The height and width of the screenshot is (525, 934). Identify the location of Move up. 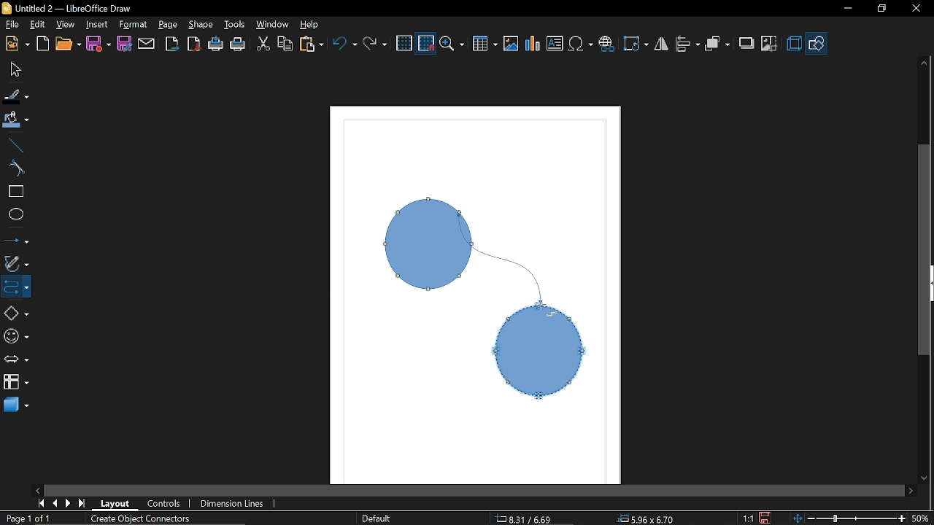
(925, 63).